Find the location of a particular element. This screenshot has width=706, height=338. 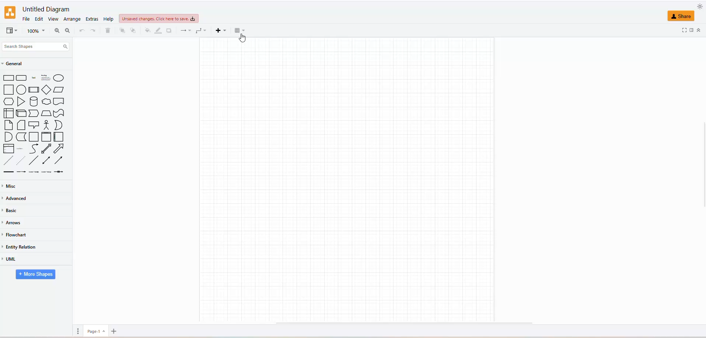

magnification is located at coordinates (34, 30).